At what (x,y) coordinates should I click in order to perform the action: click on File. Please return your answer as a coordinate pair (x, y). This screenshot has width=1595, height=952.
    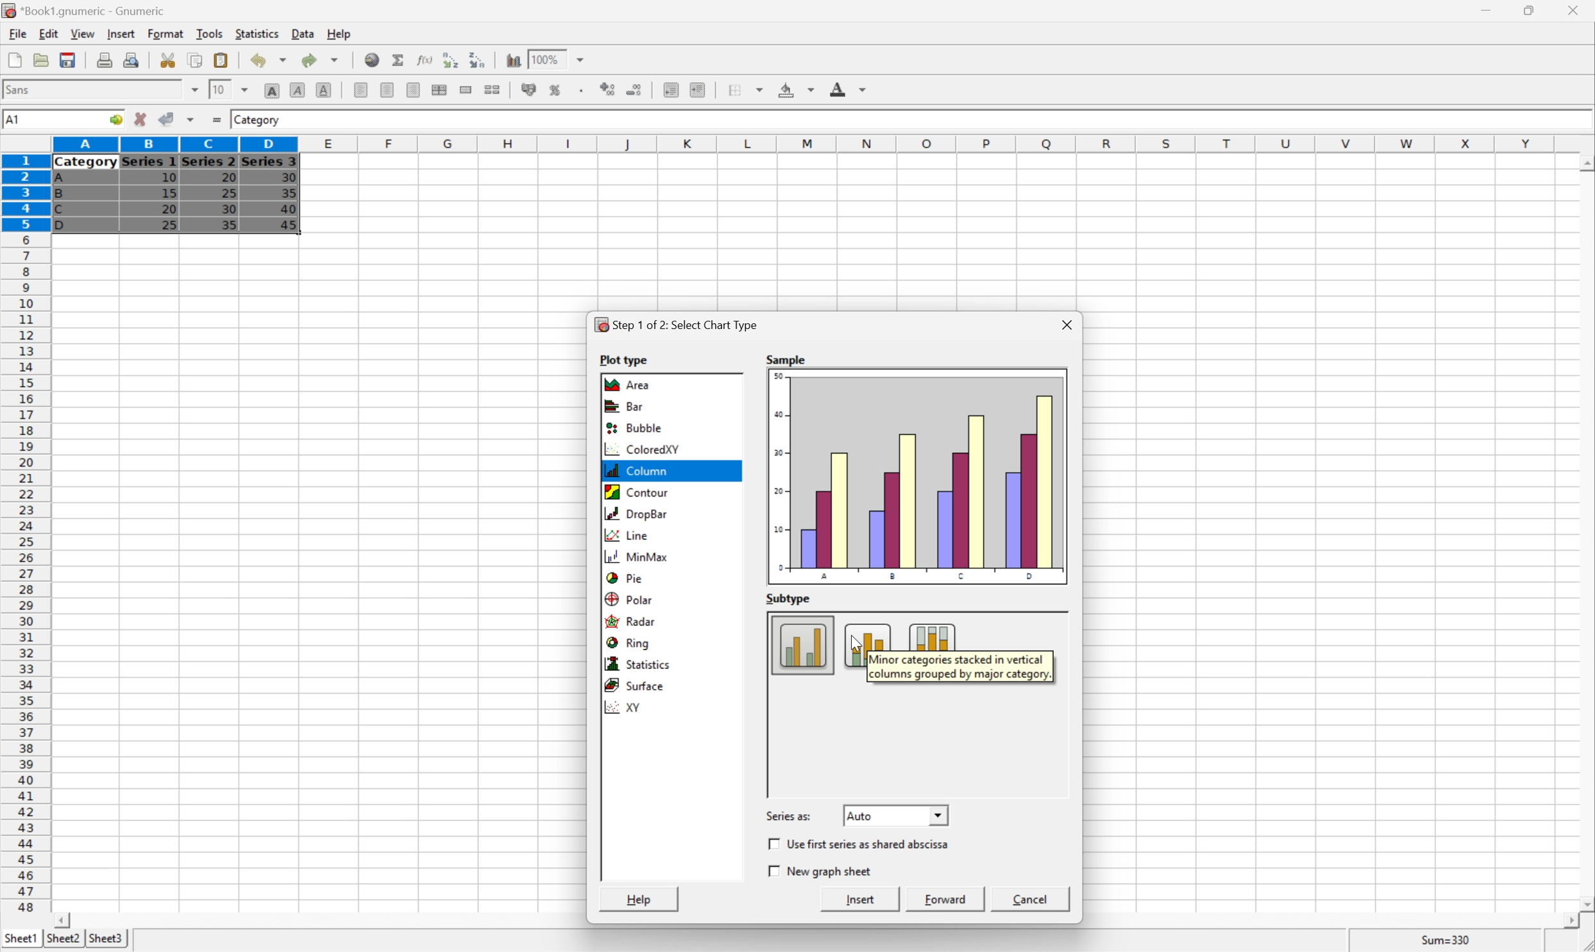
    Looking at the image, I should click on (18, 33).